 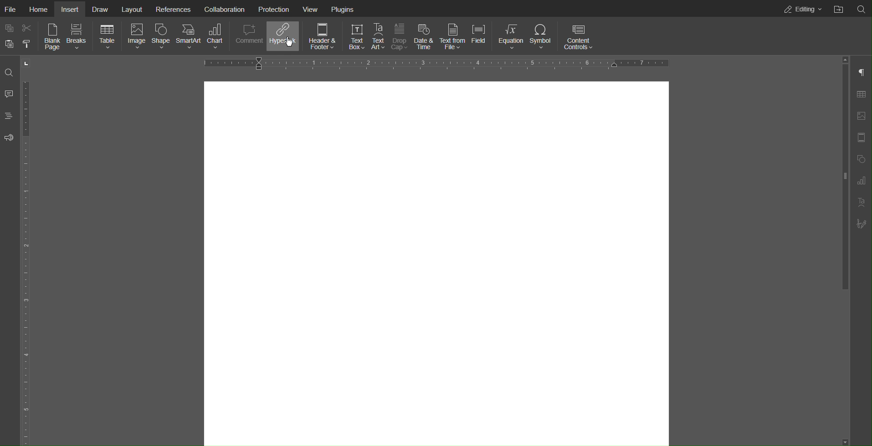 What do you see at coordinates (861, 93) in the screenshot?
I see `Table Settings` at bounding box center [861, 93].